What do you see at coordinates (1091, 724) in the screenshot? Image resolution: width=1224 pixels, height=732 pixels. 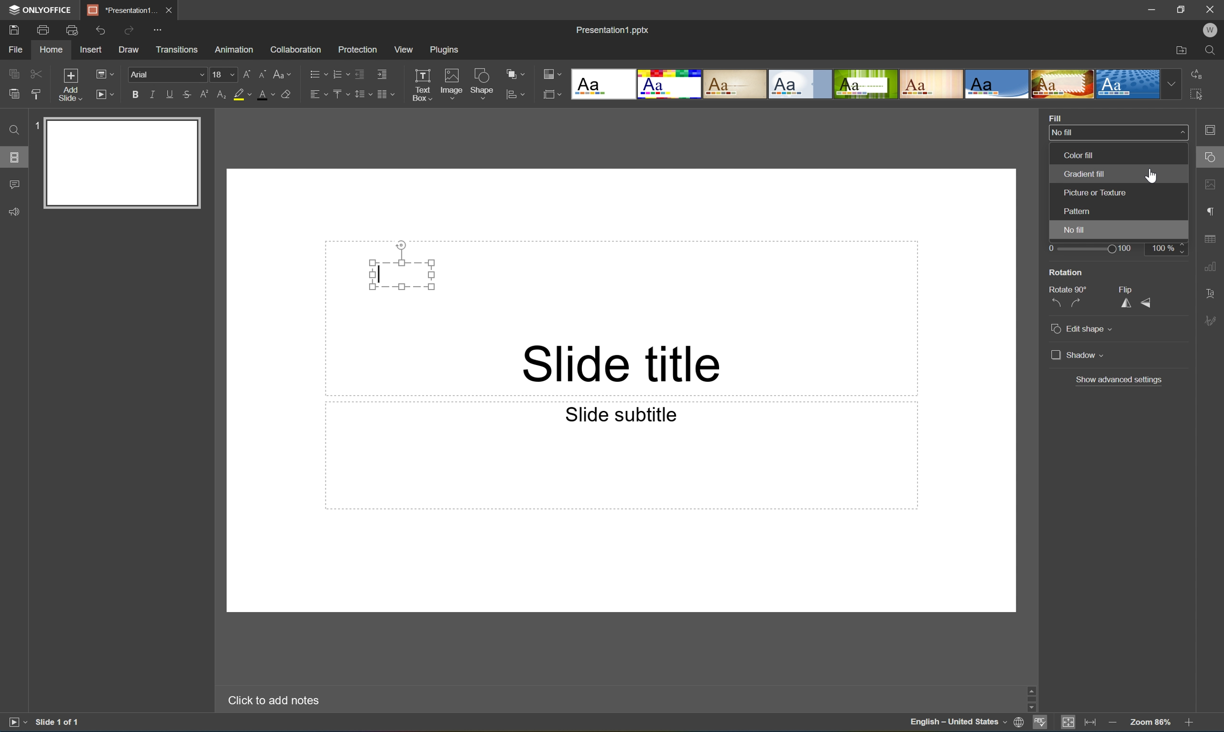 I see `Fit to width` at bounding box center [1091, 724].